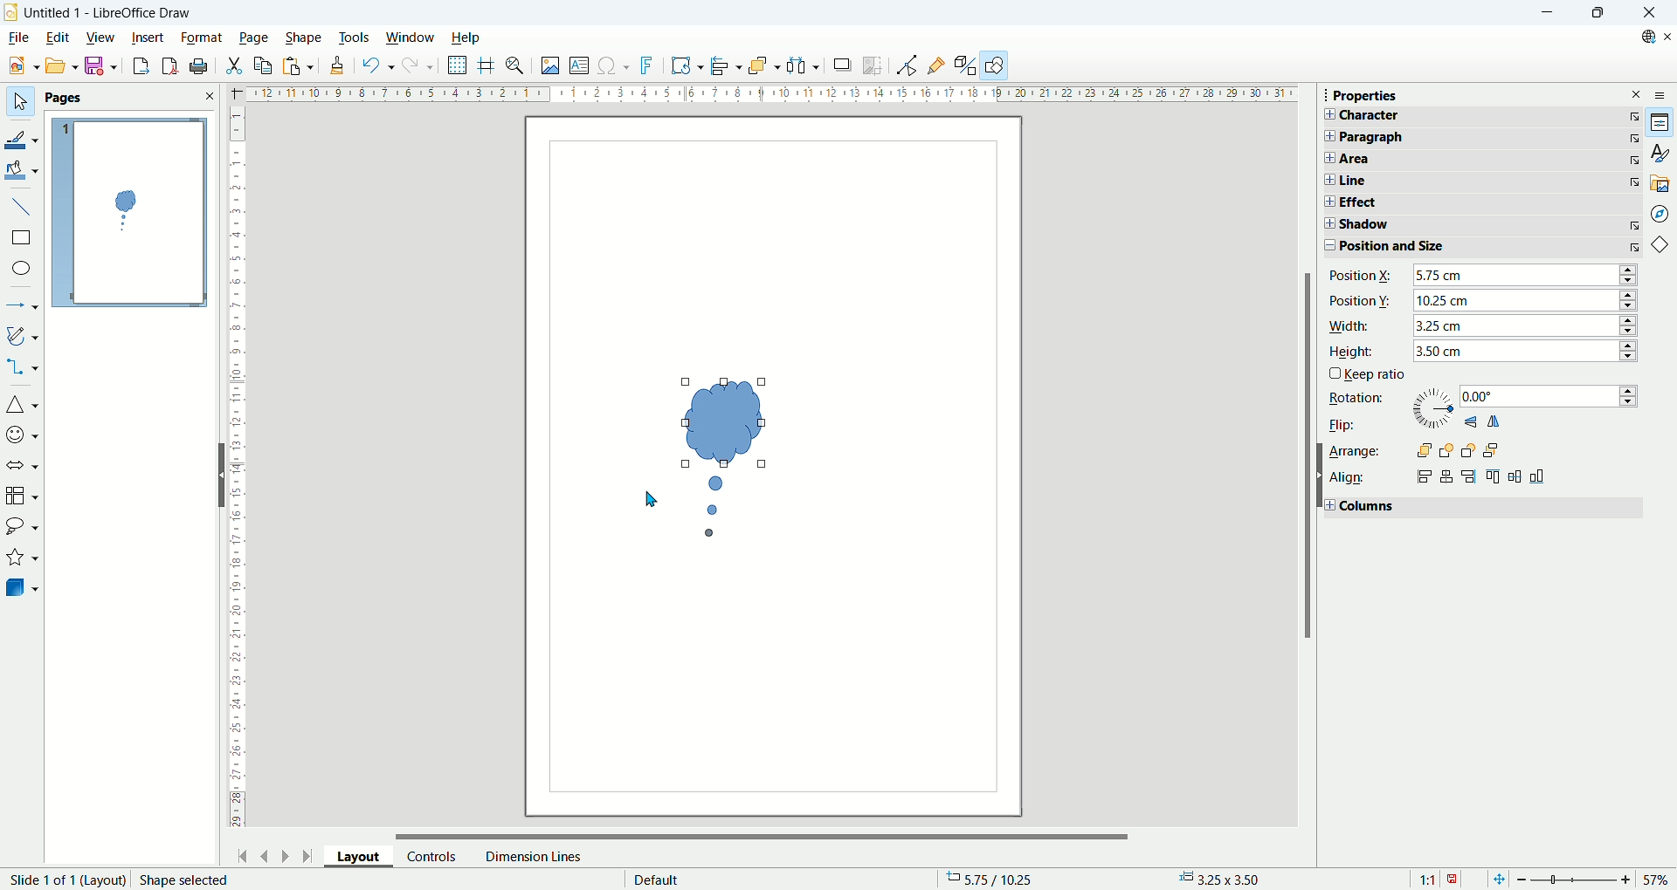 The width and height of the screenshot is (1677, 890). Describe the element at coordinates (1665, 94) in the screenshot. I see `Sidebar settings` at that location.